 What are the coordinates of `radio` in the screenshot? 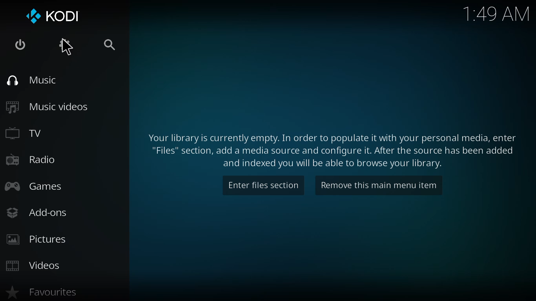 It's located at (30, 159).